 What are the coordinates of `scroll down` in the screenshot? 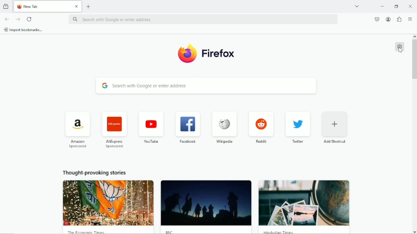 It's located at (414, 231).